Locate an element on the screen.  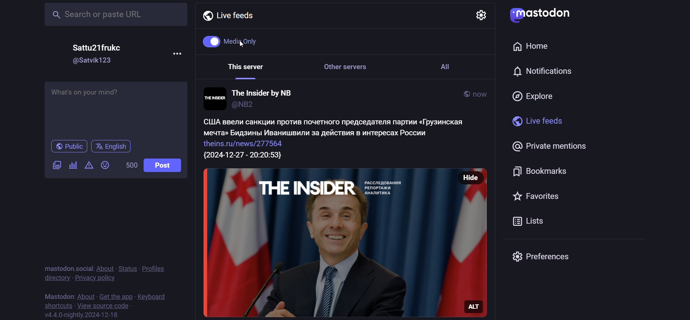
version is located at coordinates (82, 315).